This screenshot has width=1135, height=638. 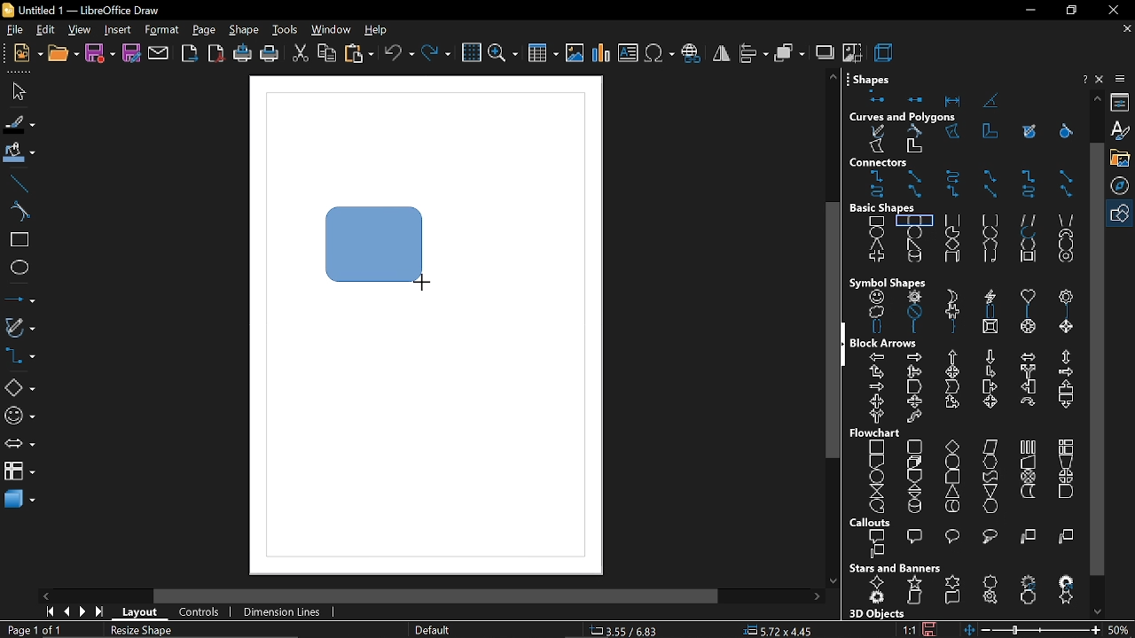 What do you see at coordinates (833, 76) in the screenshot?
I see `scroll up` at bounding box center [833, 76].